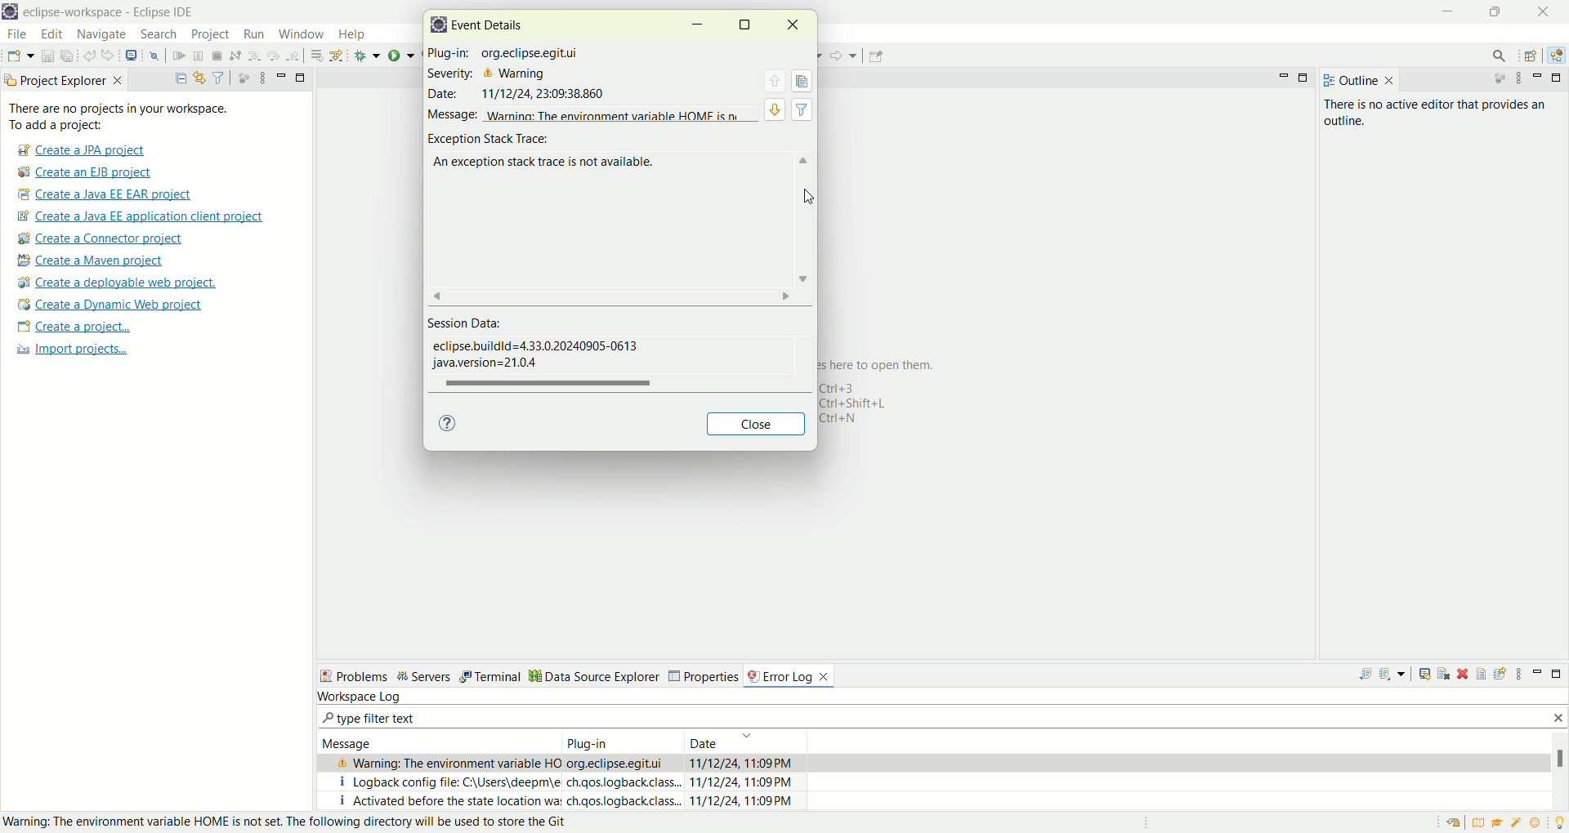  What do you see at coordinates (1357, 79) in the screenshot?
I see `outline` at bounding box center [1357, 79].